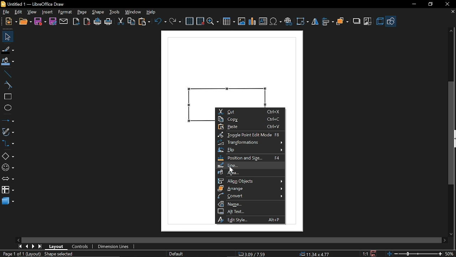 The image size is (456, 257). What do you see at coordinates (19, 247) in the screenshot?
I see `go to first page` at bounding box center [19, 247].